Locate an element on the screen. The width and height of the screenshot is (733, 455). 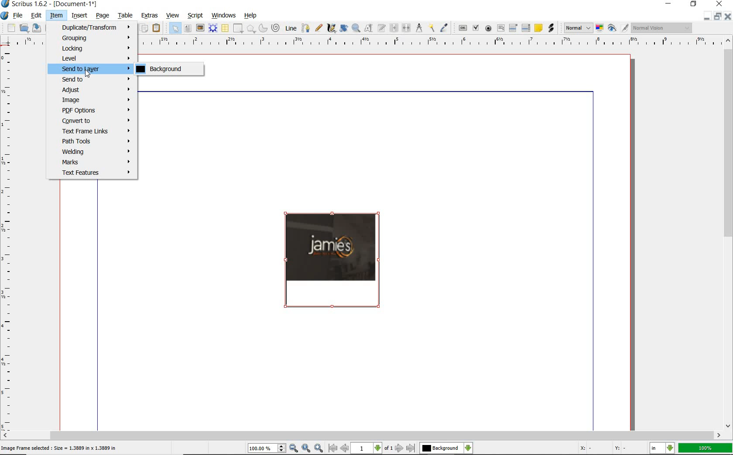
1 of 1 is located at coordinates (373, 449).